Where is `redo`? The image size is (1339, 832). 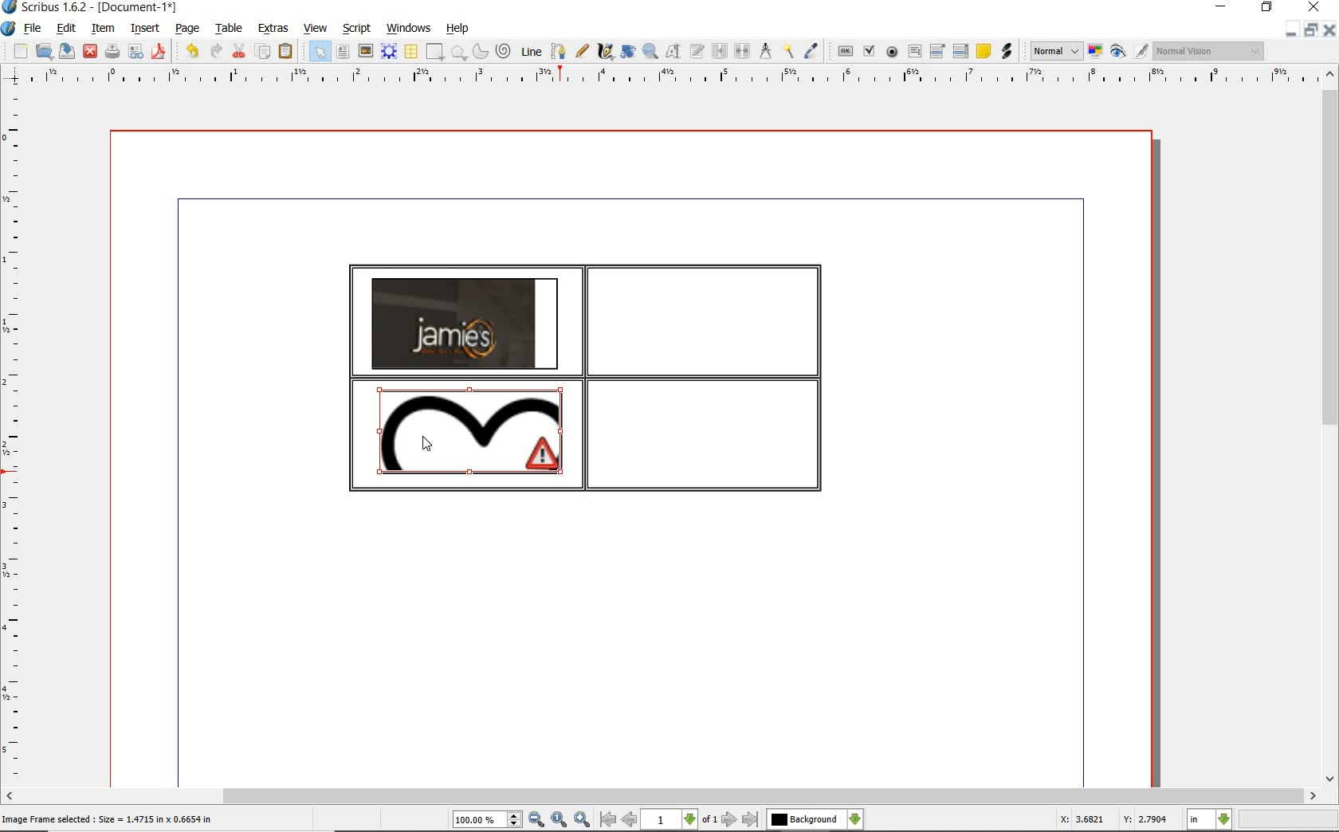
redo is located at coordinates (215, 50).